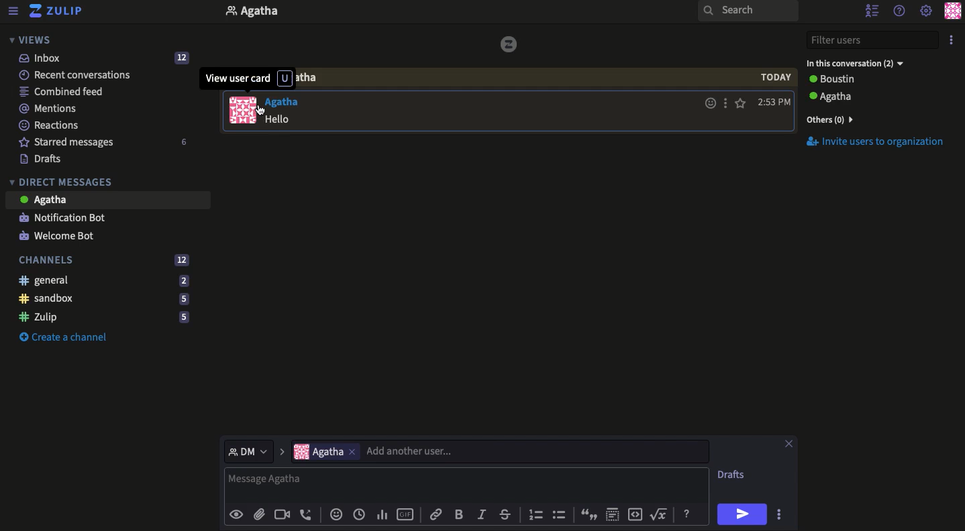  Describe the element at coordinates (261, 111) in the screenshot. I see `cursor` at that location.